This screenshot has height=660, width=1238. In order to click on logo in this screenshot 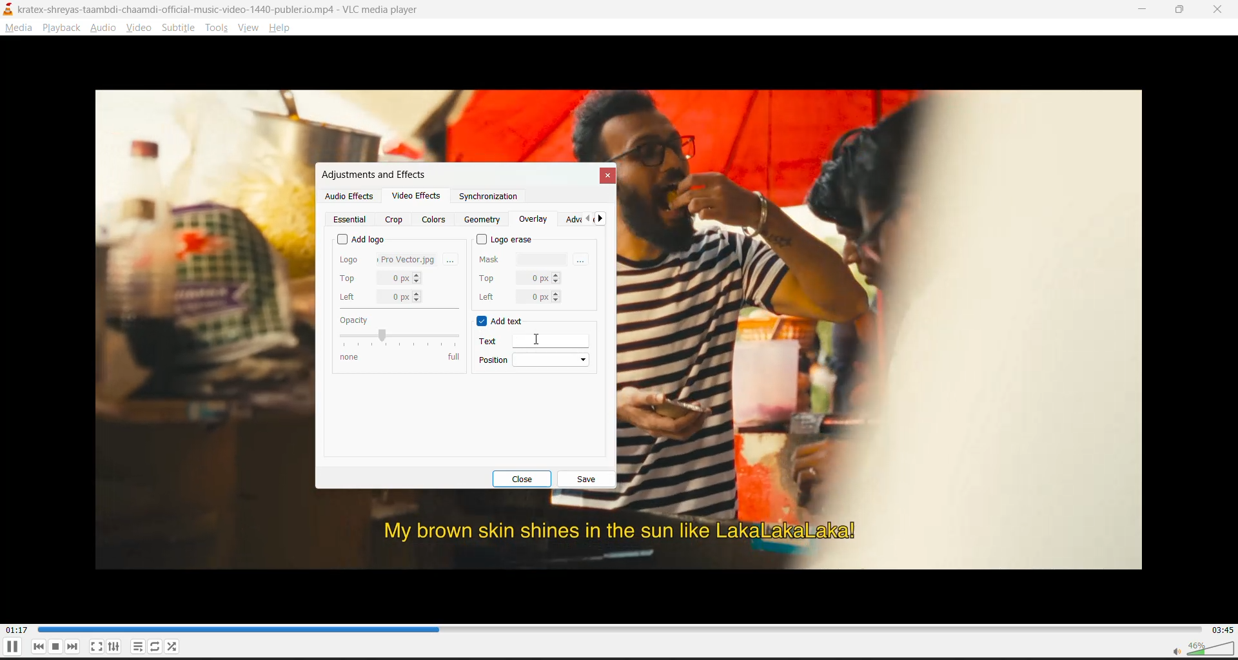, I will do `click(388, 258)`.